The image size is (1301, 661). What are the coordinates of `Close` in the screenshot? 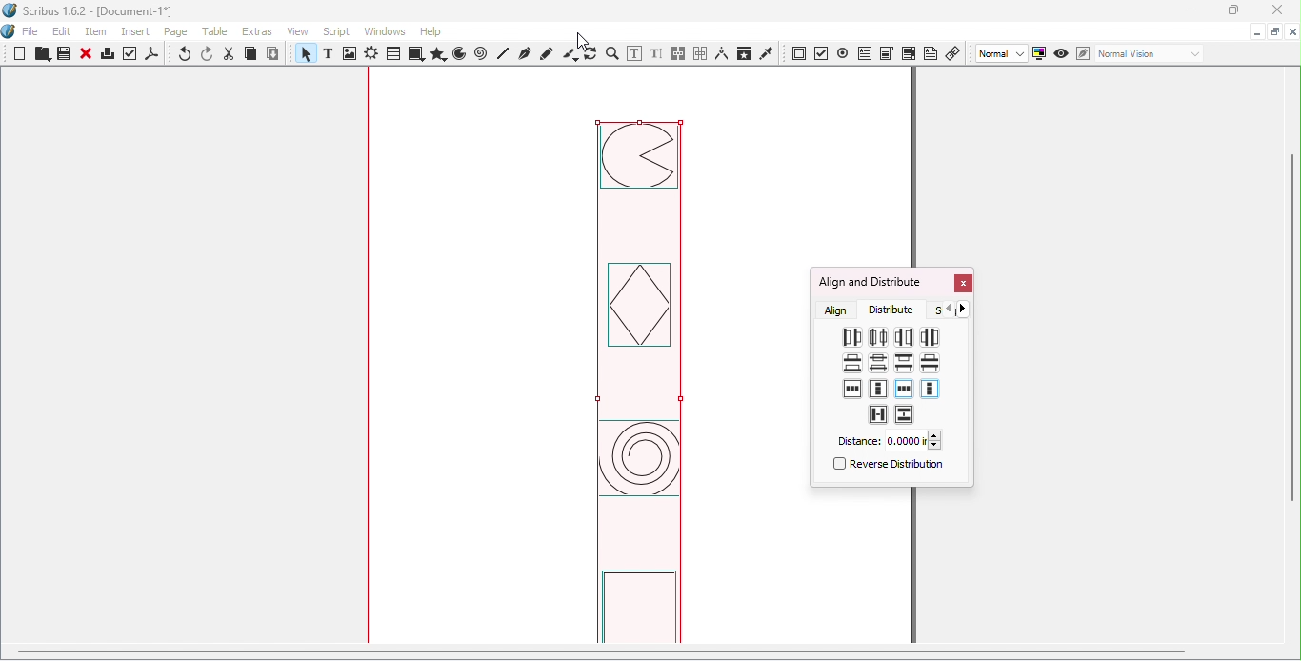 It's located at (86, 55).